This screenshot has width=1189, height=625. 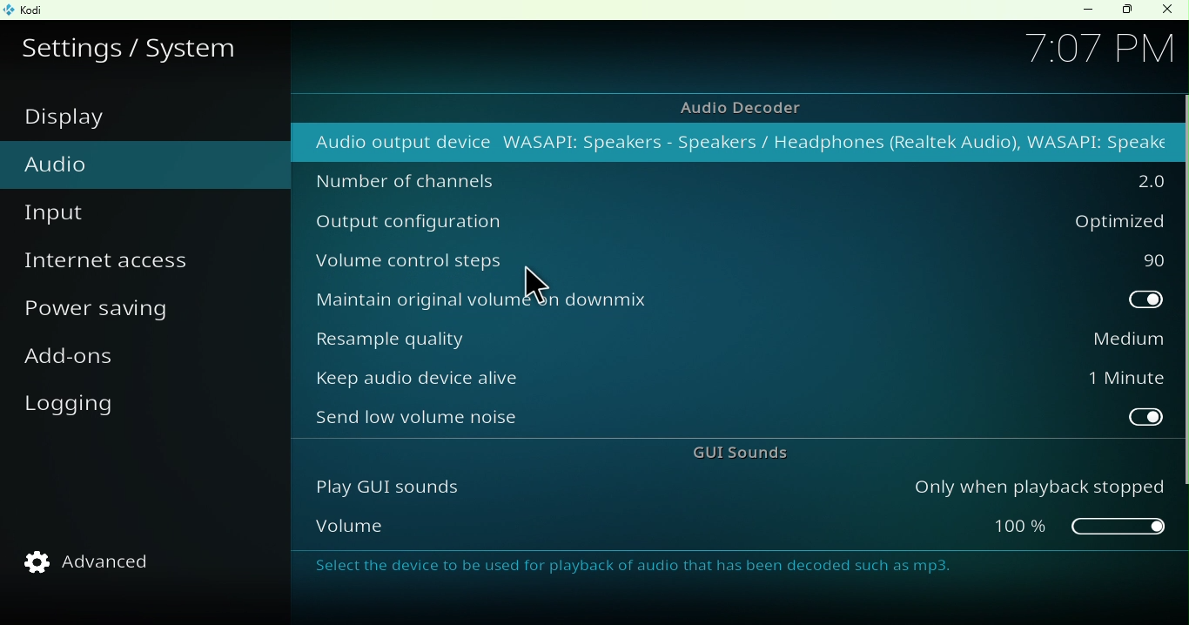 What do you see at coordinates (100, 121) in the screenshot?
I see `Display` at bounding box center [100, 121].